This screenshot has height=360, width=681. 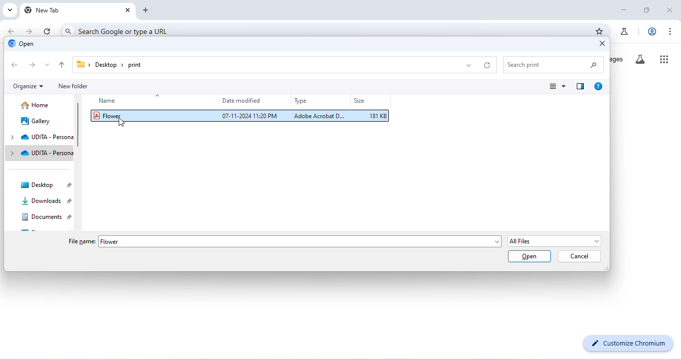 I want to click on google apps, so click(x=664, y=59).